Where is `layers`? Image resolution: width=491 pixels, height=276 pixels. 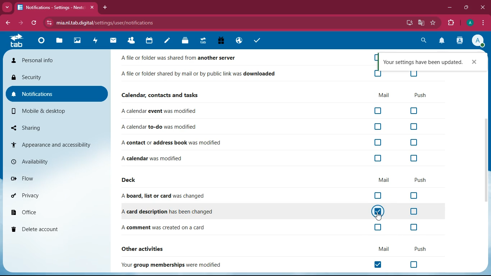
layers is located at coordinates (185, 41).